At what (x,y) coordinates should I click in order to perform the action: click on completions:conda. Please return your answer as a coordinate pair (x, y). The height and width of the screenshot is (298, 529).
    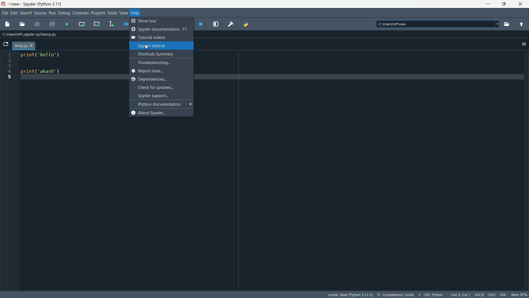
    Looking at the image, I should click on (396, 295).